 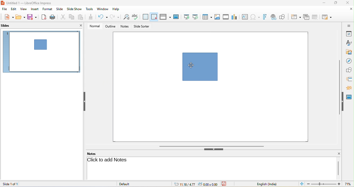 What do you see at coordinates (349, 3) in the screenshot?
I see `close` at bounding box center [349, 3].